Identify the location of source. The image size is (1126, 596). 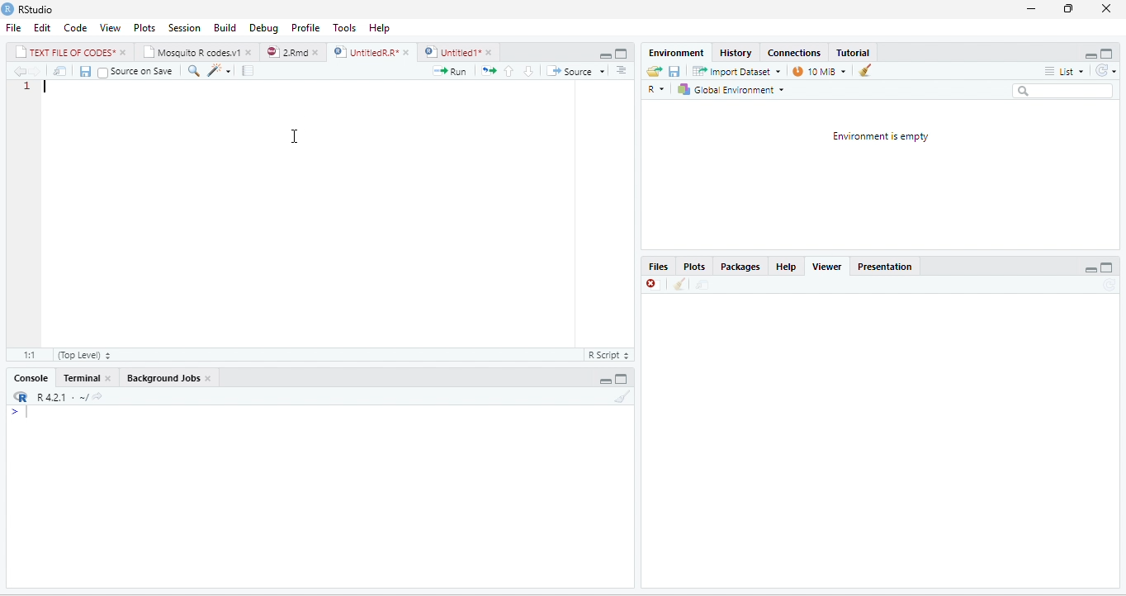
(568, 72).